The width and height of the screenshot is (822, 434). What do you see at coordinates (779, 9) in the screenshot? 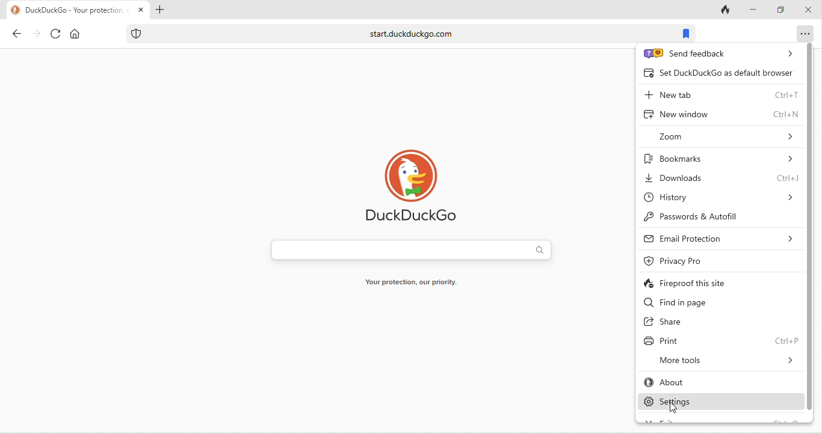
I see `maximize` at bounding box center [779, 9].